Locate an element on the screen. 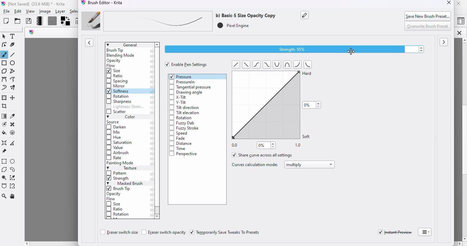 The width and height of the screenshot is (467, 246). opacity is located at coordinates (115, 194).